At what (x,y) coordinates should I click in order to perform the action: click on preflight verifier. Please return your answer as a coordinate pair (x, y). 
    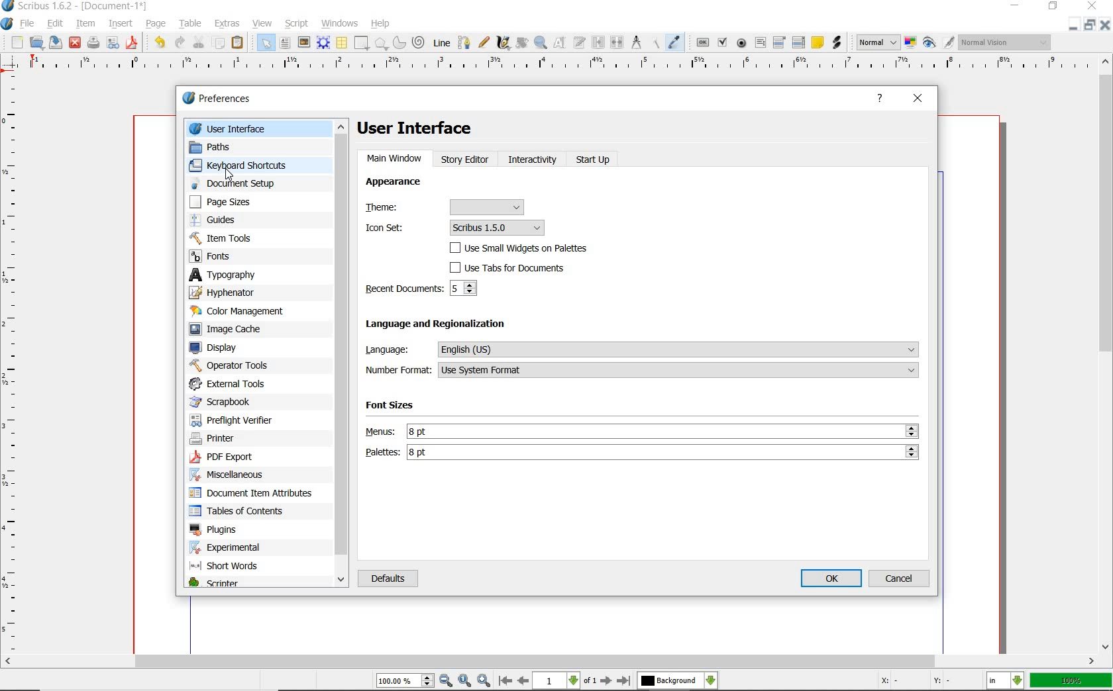
    Looking at the image, I should click on (93, 44).